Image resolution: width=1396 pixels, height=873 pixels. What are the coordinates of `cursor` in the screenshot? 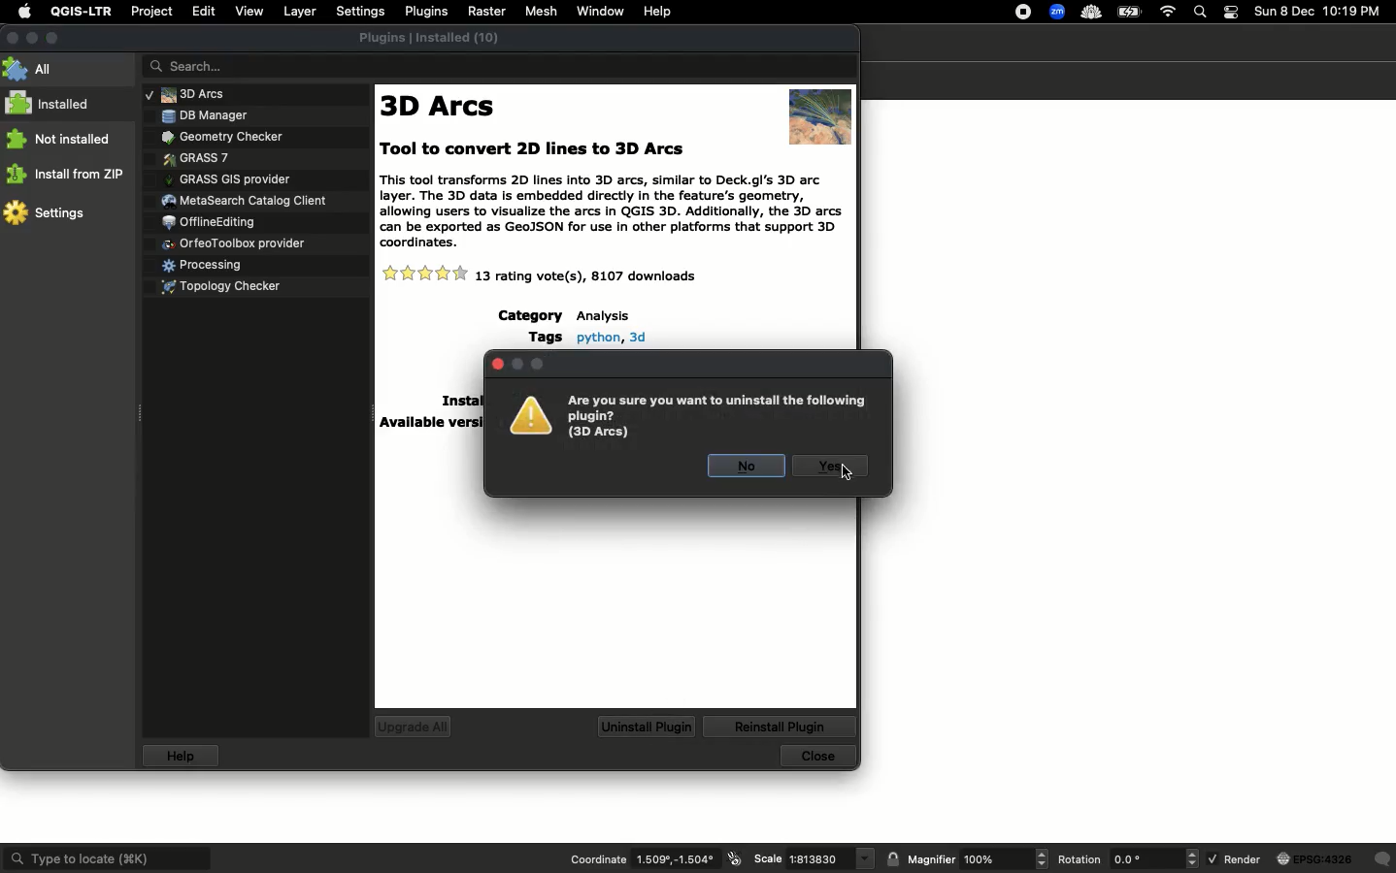 It's located at (845, 472).